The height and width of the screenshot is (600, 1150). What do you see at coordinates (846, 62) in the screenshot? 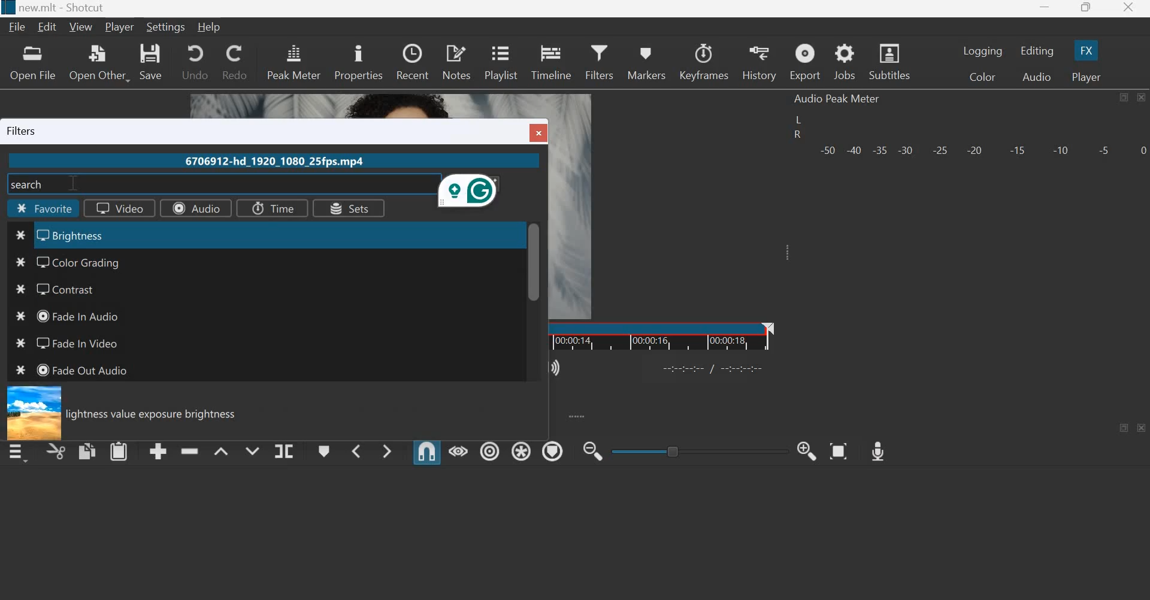
I see `jobs` at bounding box center [846, 62].